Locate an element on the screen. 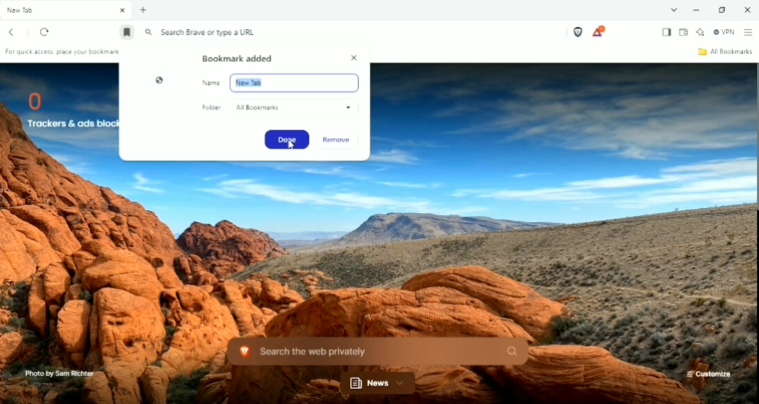  Search Brave or type a URL is located at coordinates (202, 33).